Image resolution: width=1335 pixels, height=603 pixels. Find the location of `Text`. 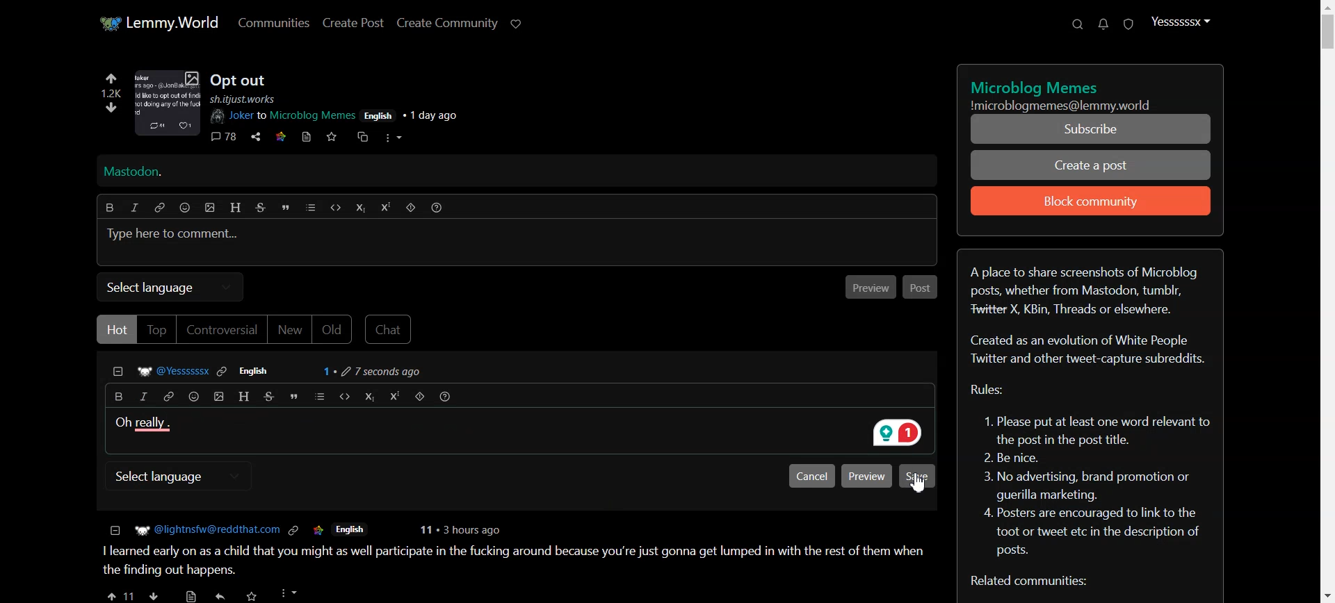

Text is located at coordinates (1075, 106).